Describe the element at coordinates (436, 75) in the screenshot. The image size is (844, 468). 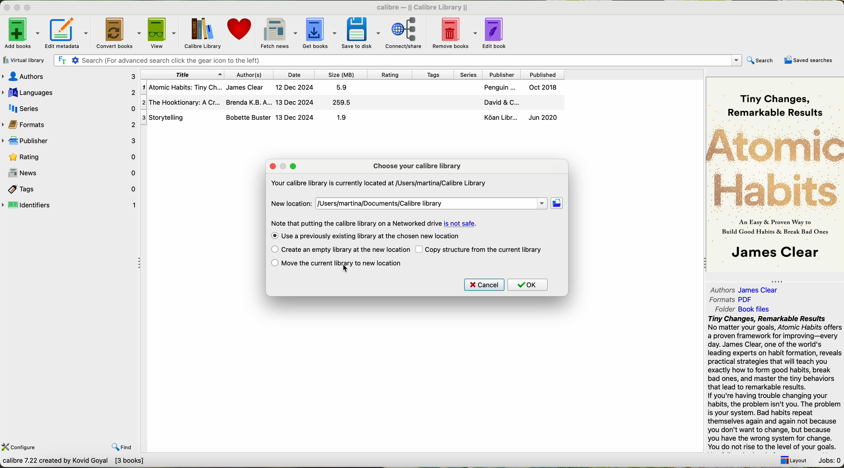
I see `tags` at that location.